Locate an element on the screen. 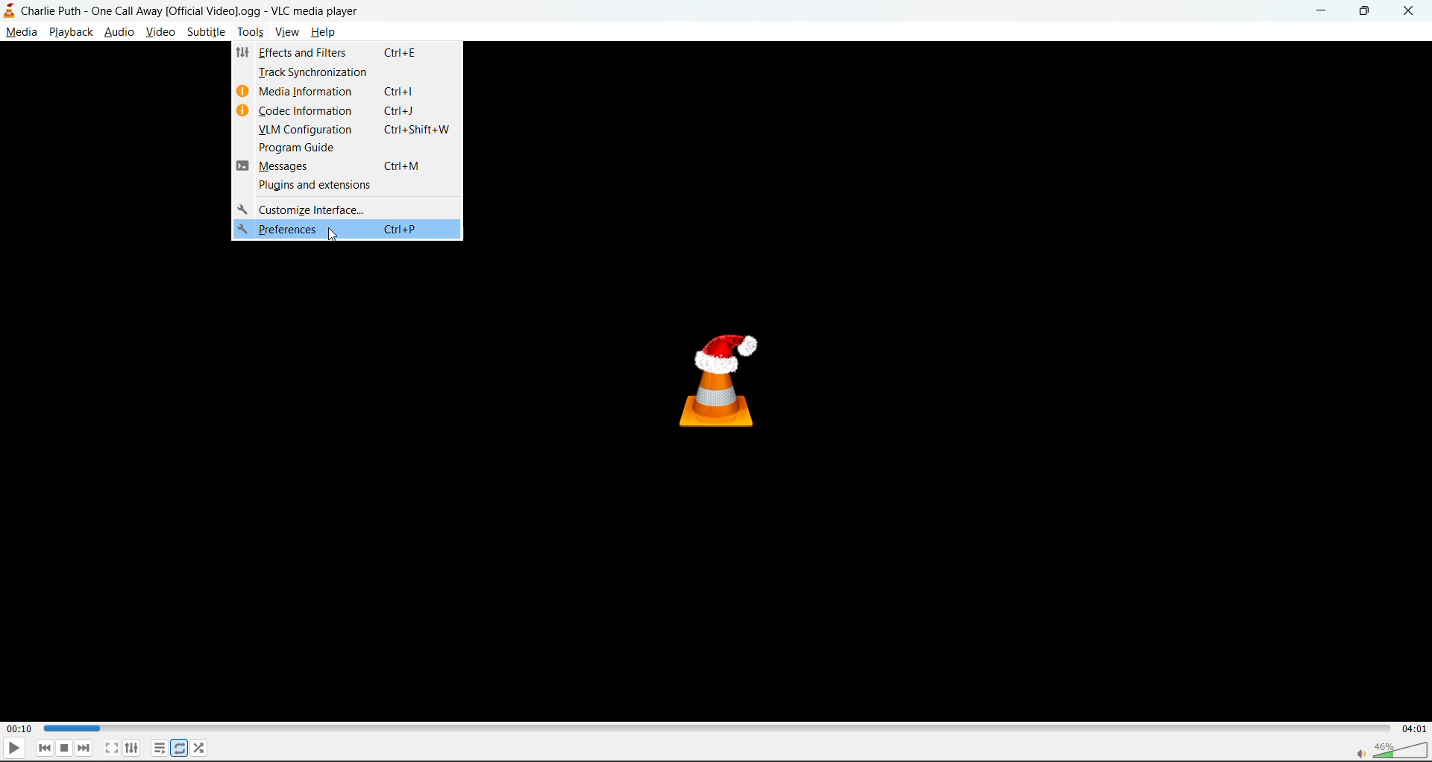 Image resolution: width=1432 pixels, height=762 pixels. fullscreen is located at coordinates (110, 749).